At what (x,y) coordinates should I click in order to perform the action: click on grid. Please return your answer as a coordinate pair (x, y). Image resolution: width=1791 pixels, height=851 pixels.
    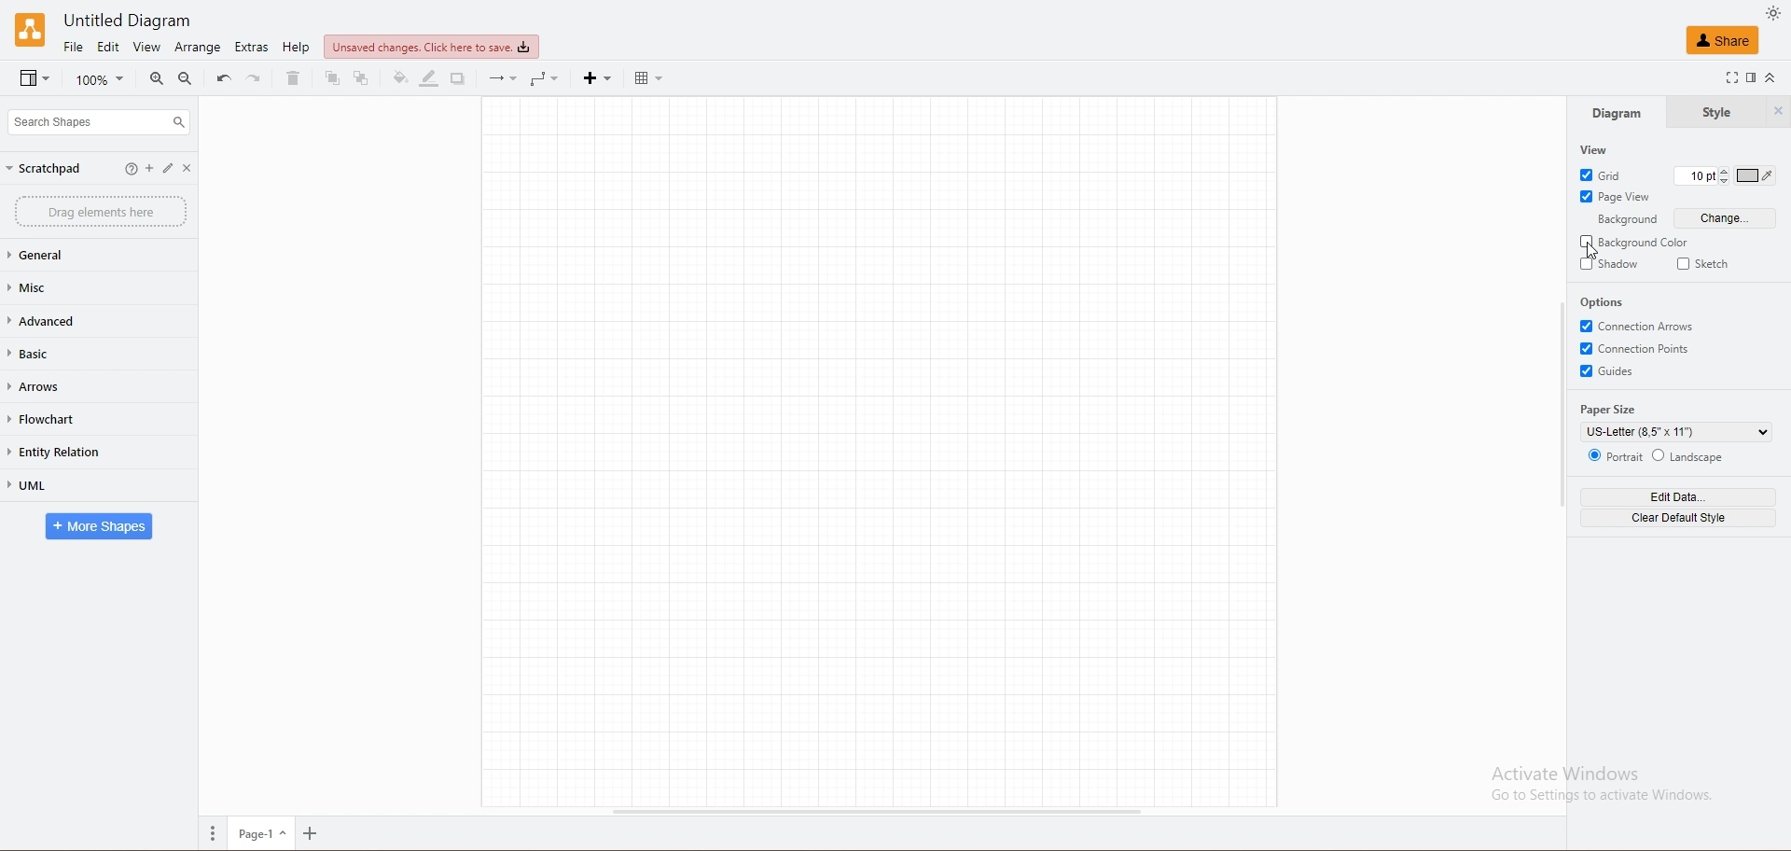
    Looking at the image, I should click on (1604, 174).